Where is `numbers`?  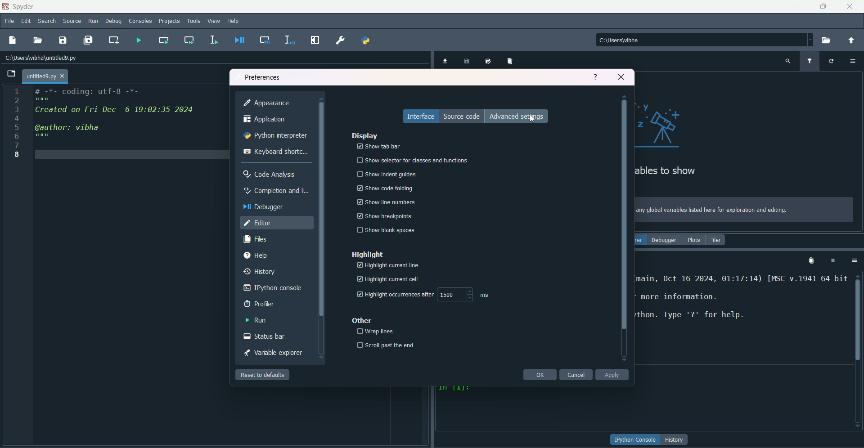
numbers is located at coordinates (454, 294).